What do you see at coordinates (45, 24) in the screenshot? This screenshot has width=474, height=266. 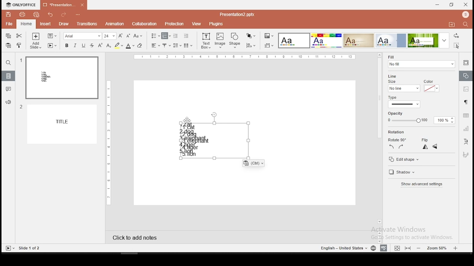 I see `insert` at bounding box center [45, 24].